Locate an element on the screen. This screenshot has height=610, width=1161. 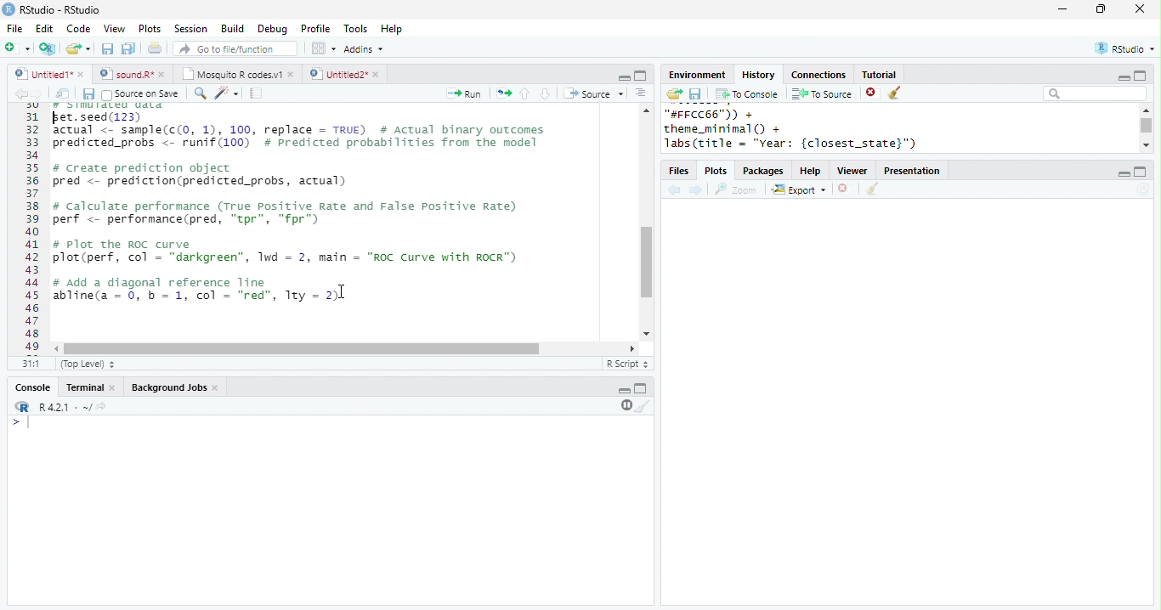
Top Level is located at coordinates (89, 364).